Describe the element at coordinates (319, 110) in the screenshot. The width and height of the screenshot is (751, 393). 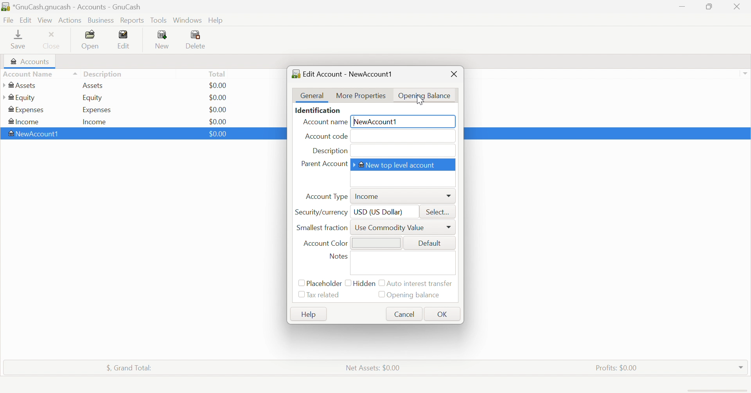
I see `Identification` at that location.